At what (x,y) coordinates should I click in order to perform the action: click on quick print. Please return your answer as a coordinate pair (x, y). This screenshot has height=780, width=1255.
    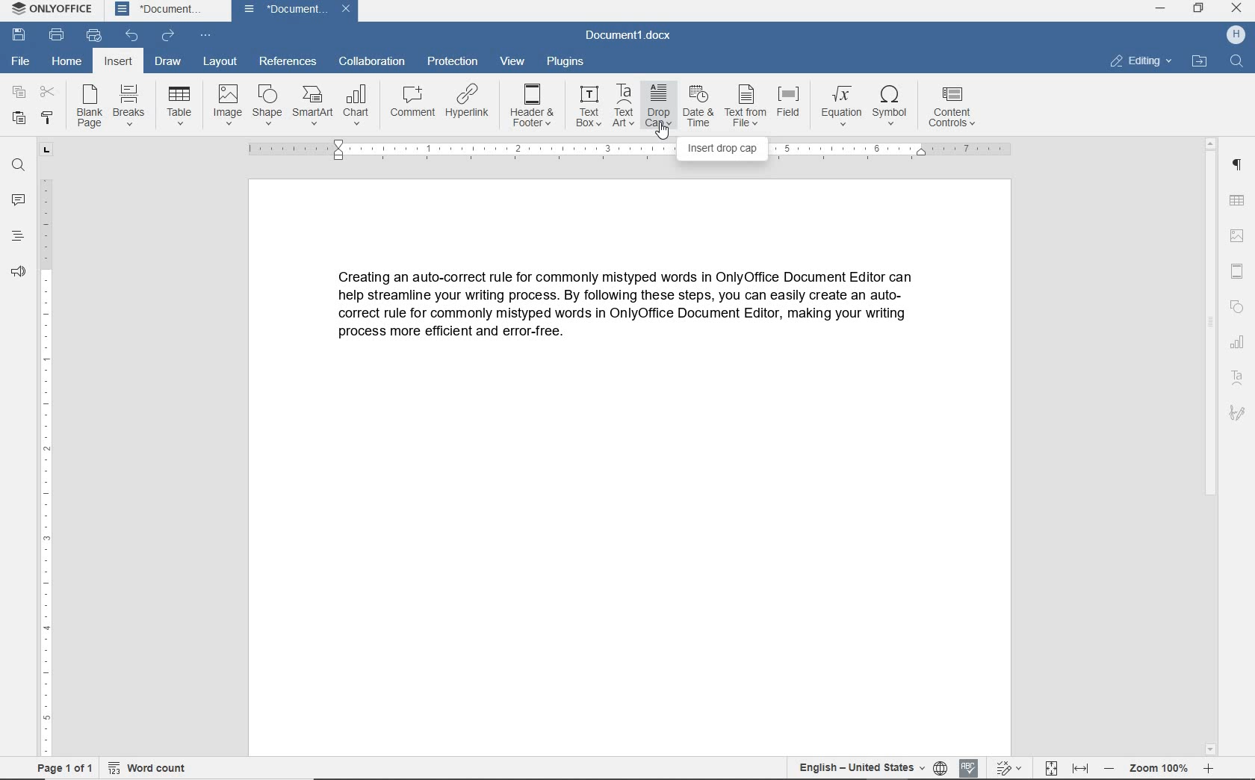
    Looking at the image, I should click on (94, 35).